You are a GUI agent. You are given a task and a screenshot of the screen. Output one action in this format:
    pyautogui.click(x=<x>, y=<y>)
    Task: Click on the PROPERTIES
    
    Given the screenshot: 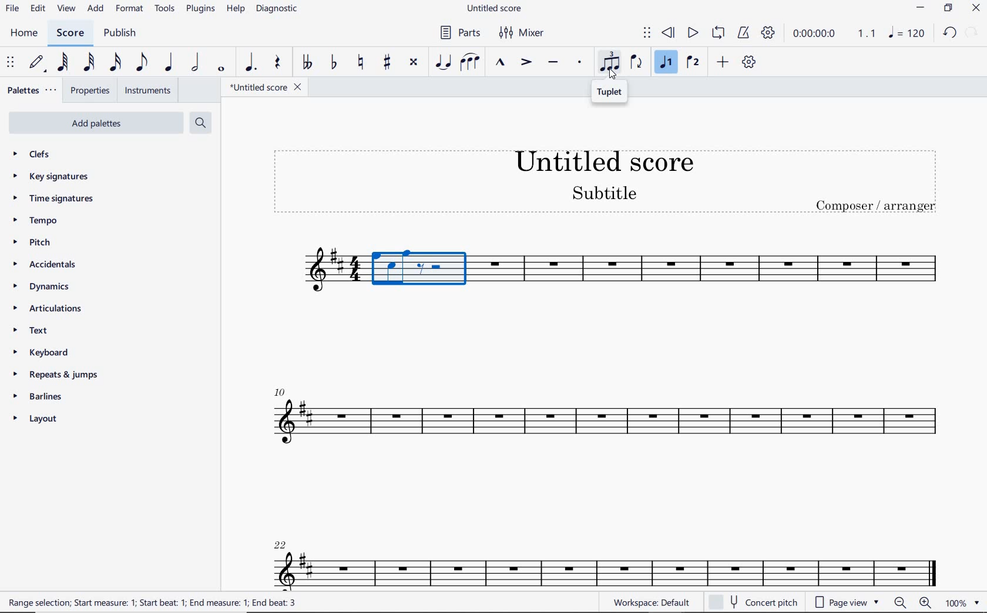 What is the action you would take?
    pyautogui.click(x=91, y=91)
    